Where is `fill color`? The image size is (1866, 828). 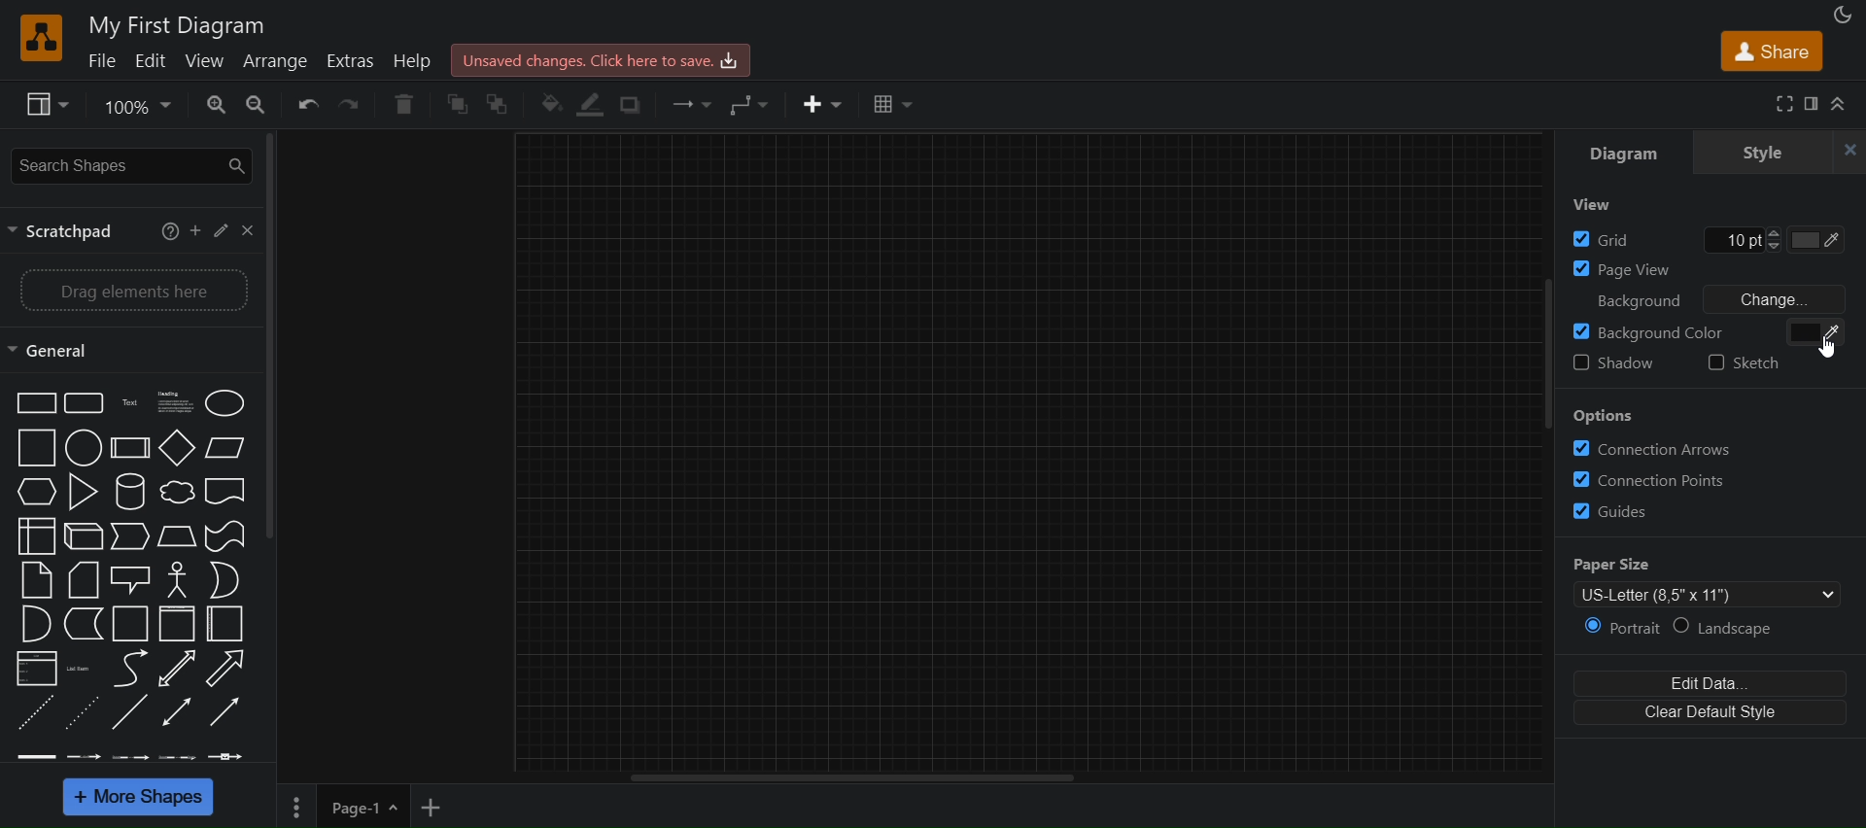
fill color is located at coordinates (551, 107).